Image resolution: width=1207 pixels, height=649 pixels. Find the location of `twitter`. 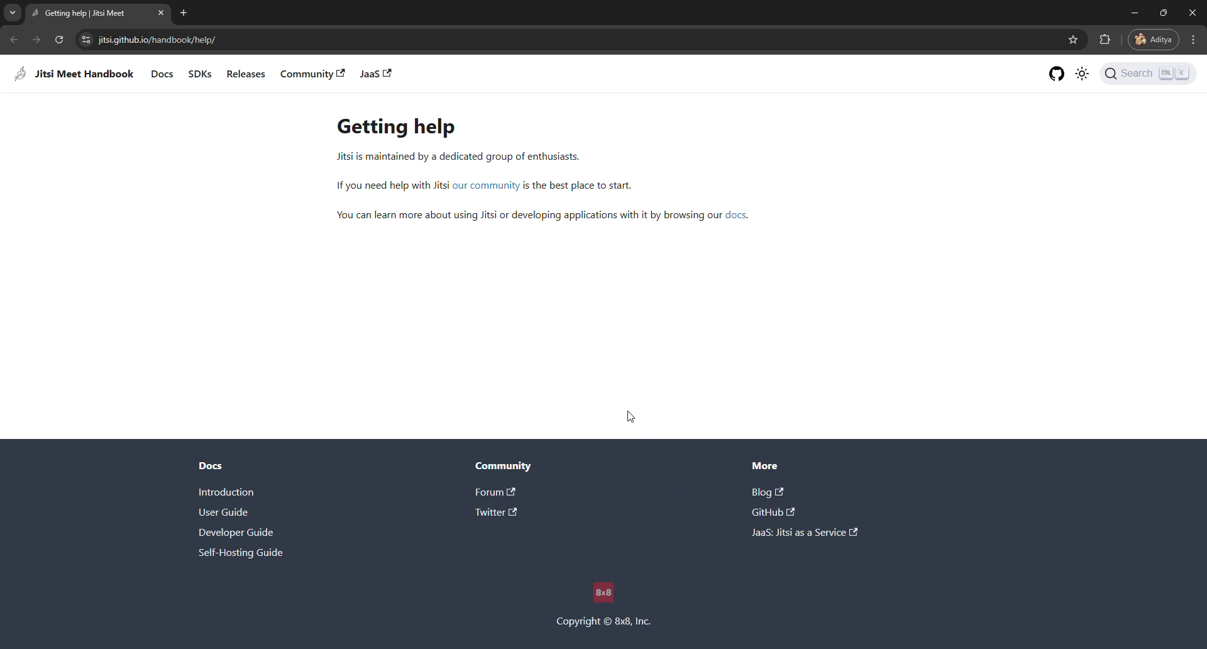

twitter is located at coordinates (499, 514).